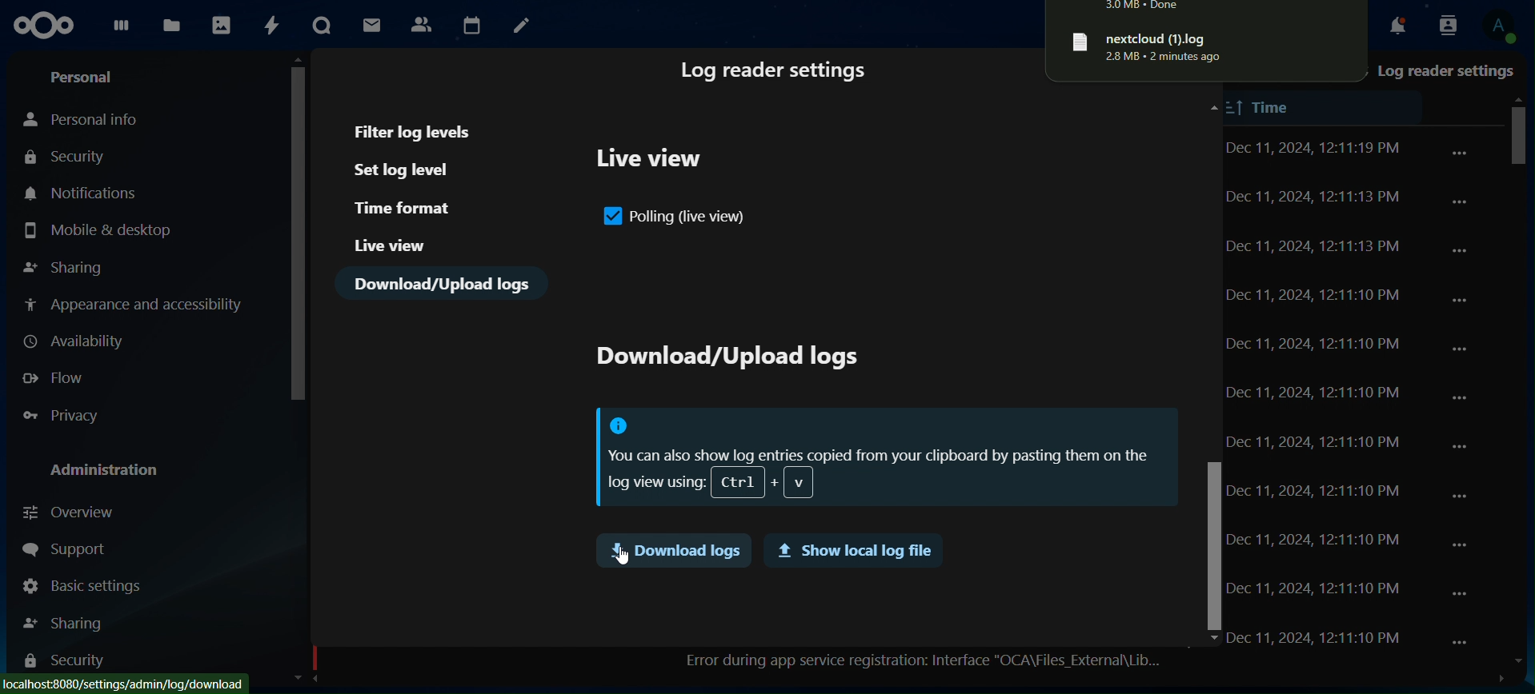 This screenshot has height=694, width=1535. Describe the element at coordinates (725, 360) in the screenshot. I see `text` at that location.